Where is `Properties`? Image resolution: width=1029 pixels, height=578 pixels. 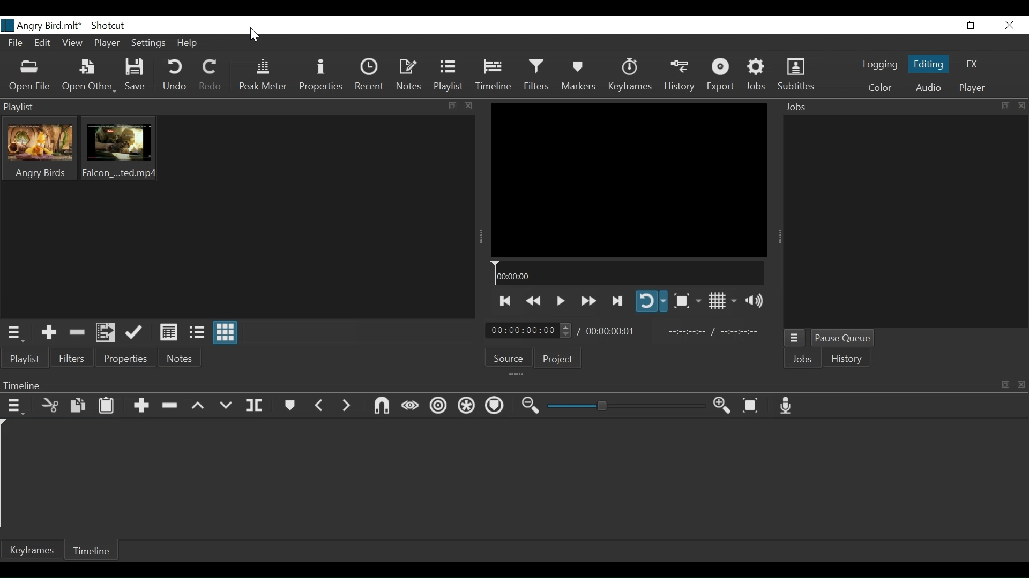
Properties is located at coordinates (128, 359).